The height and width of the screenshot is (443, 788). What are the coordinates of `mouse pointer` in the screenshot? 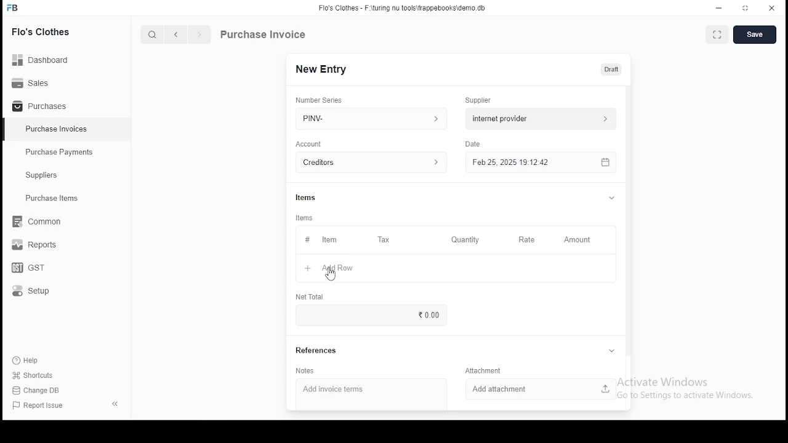 It's located at (332, 275).